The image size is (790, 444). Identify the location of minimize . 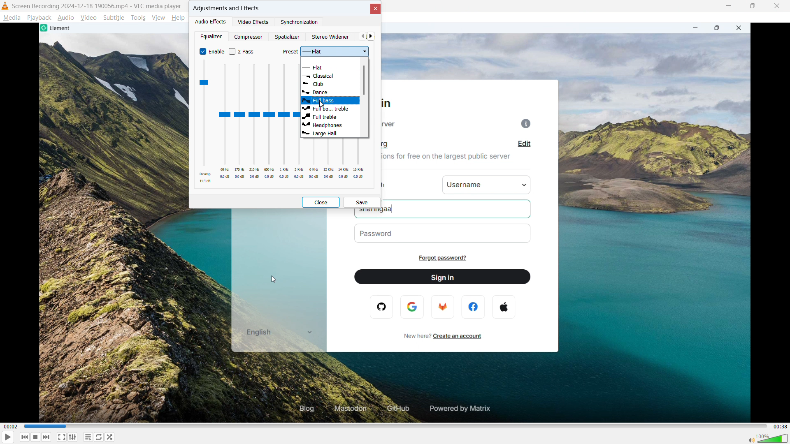
(730, 7).